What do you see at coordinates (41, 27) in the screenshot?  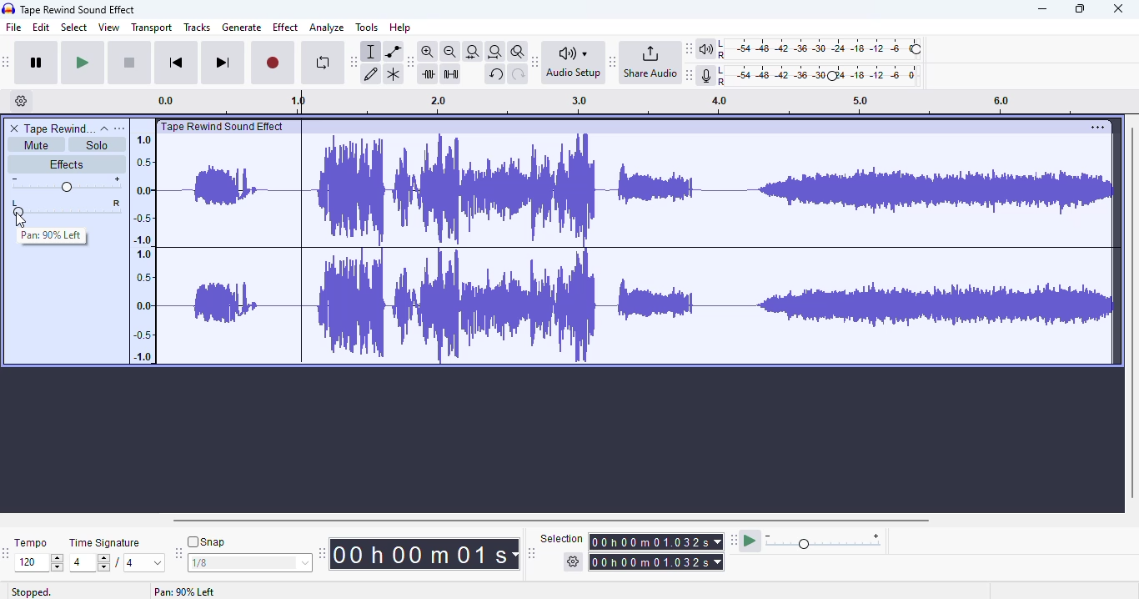 I see `edit` at bounding box center [41, 27].